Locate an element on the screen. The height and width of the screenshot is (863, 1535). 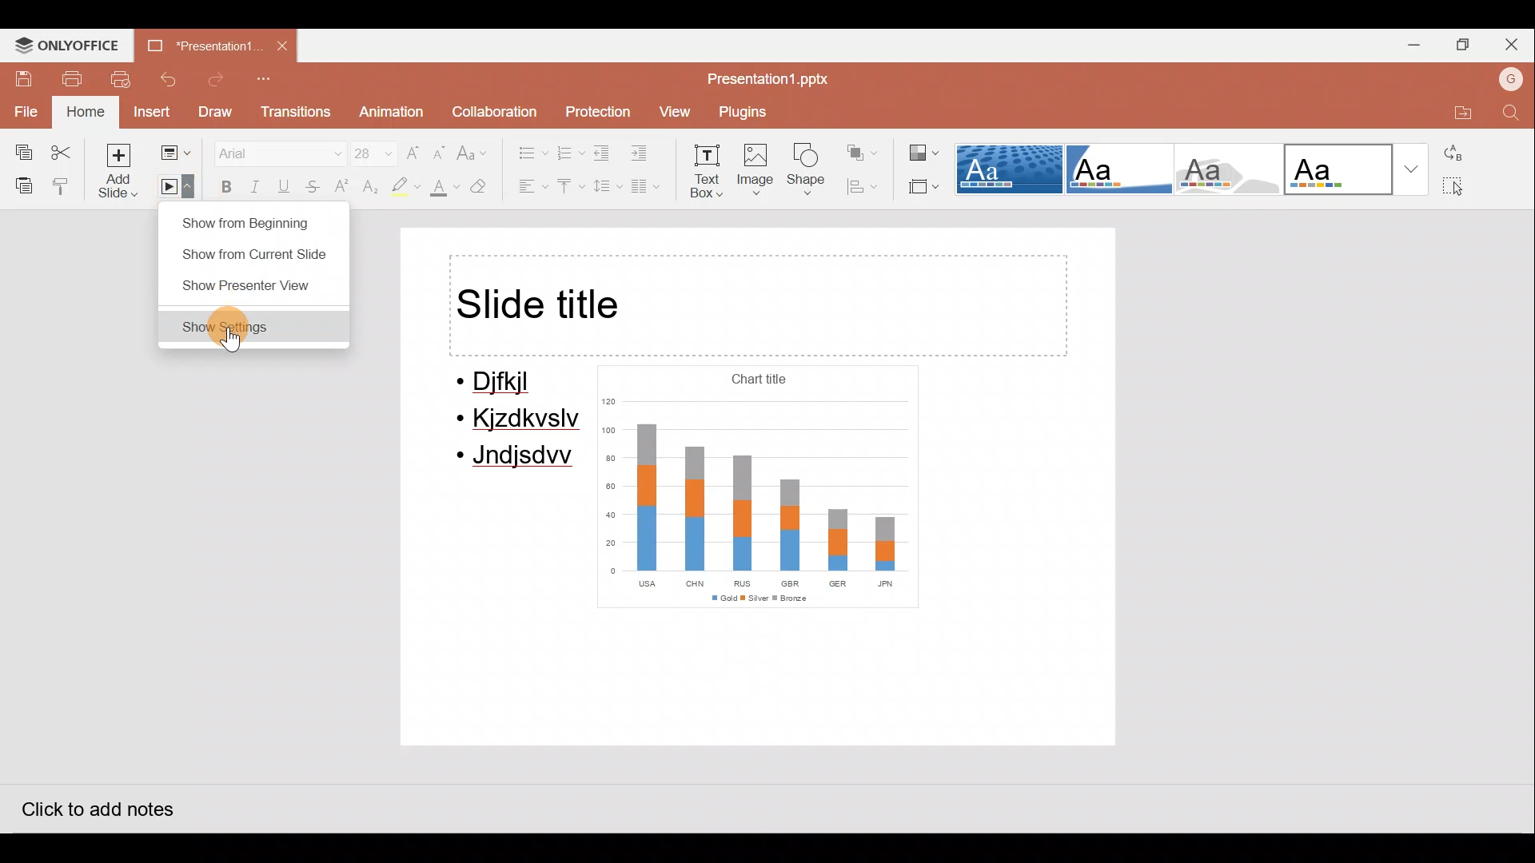
Copy style is located at coordinates (69, 185).